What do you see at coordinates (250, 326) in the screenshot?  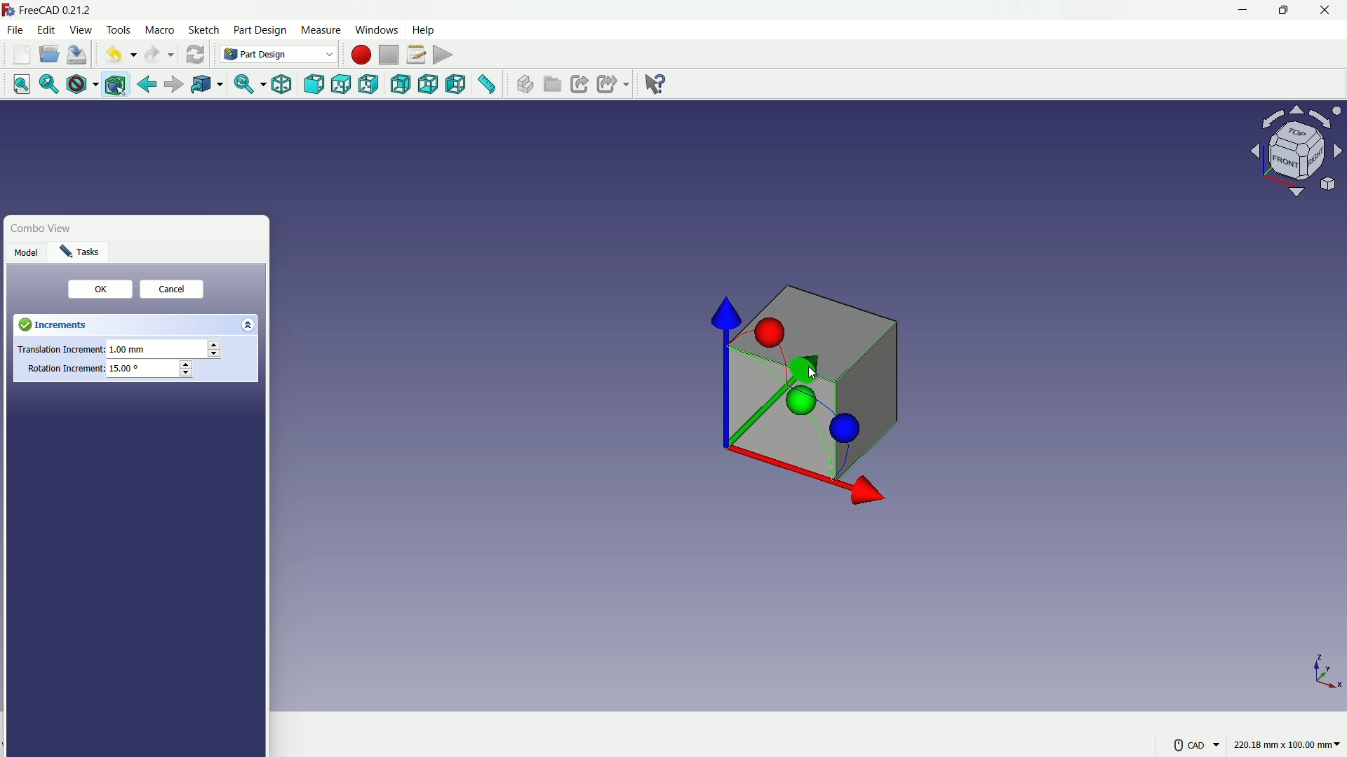 I see `Expand` at bounding box center [250, 326].